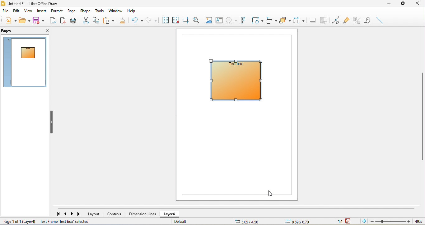  I want to click on object position-8.59X6.70, so click(301, 221).